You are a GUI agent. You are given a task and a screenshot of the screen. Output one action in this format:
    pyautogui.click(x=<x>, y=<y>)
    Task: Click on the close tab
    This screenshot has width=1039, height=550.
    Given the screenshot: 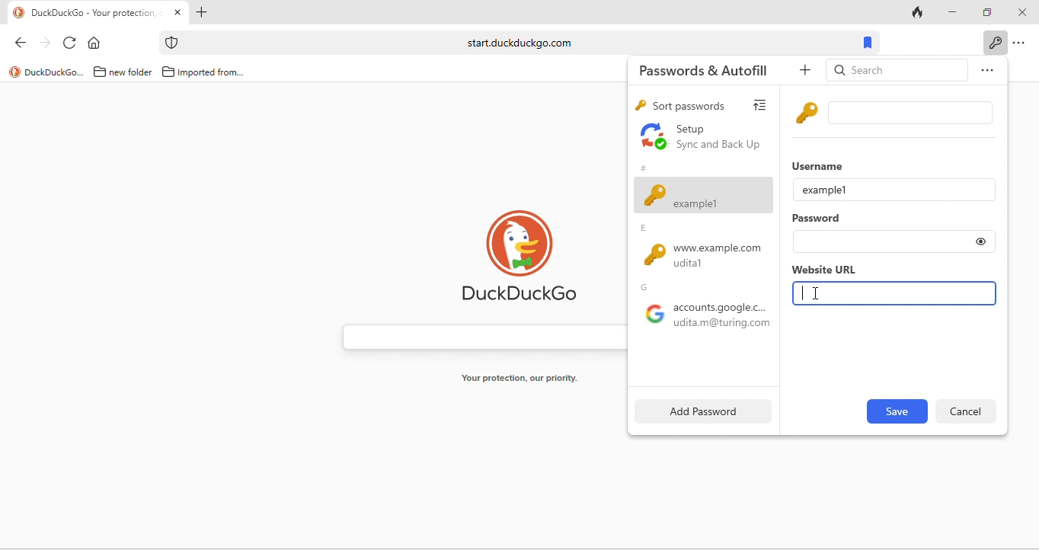 What is the action you would take?
    pyautogui.click(x=177, y=13)
    